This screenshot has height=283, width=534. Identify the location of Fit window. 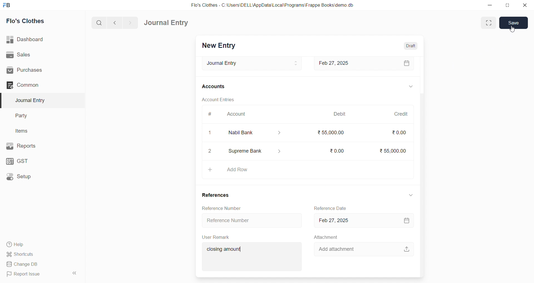
(488, 23).